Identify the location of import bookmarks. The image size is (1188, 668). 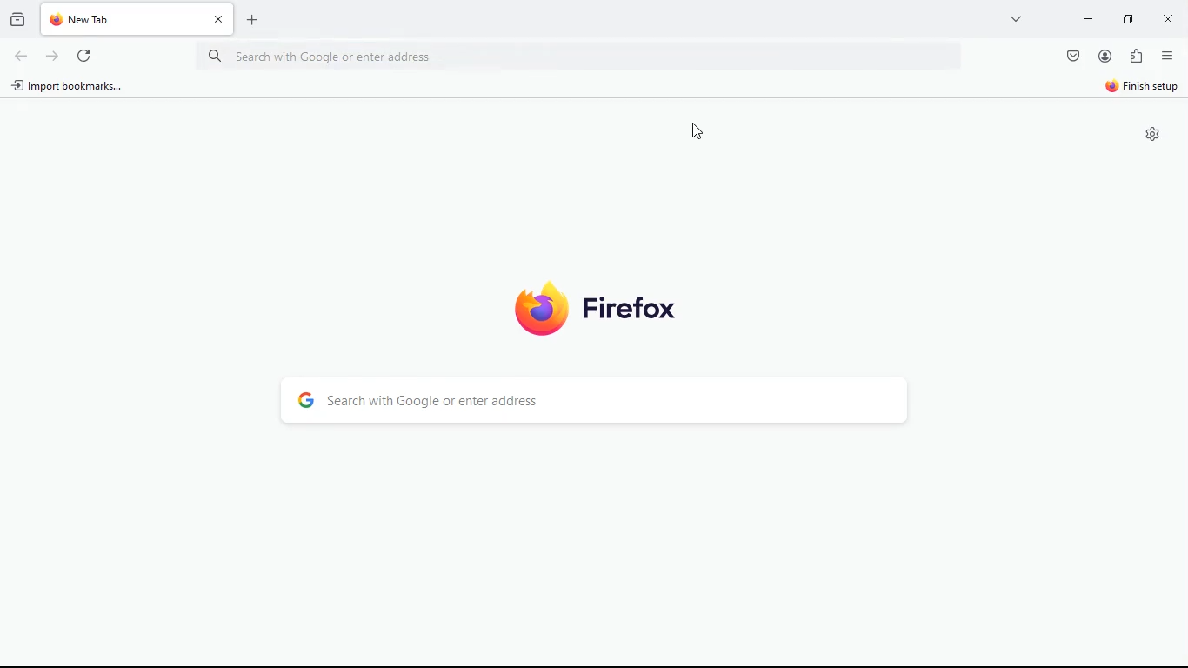
(72, 87).